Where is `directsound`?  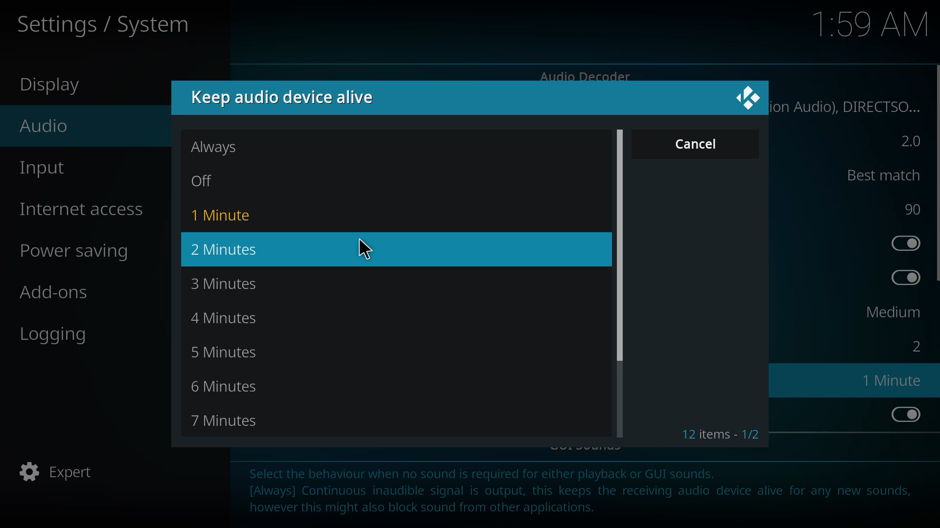 directsound is located at coordinates (851, 106).